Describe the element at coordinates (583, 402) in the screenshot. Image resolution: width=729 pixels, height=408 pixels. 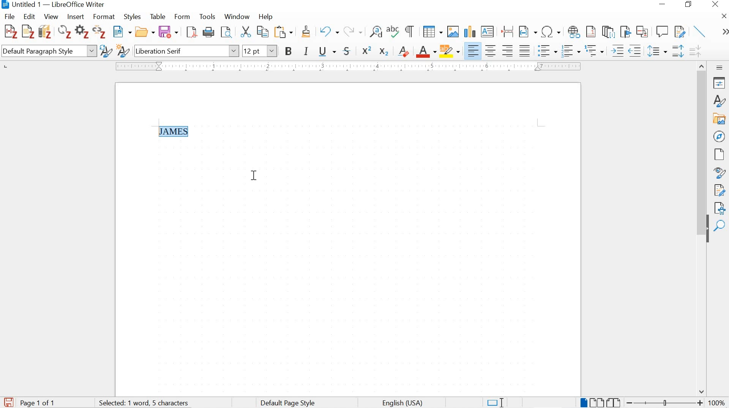
I see `single page view` at that location.